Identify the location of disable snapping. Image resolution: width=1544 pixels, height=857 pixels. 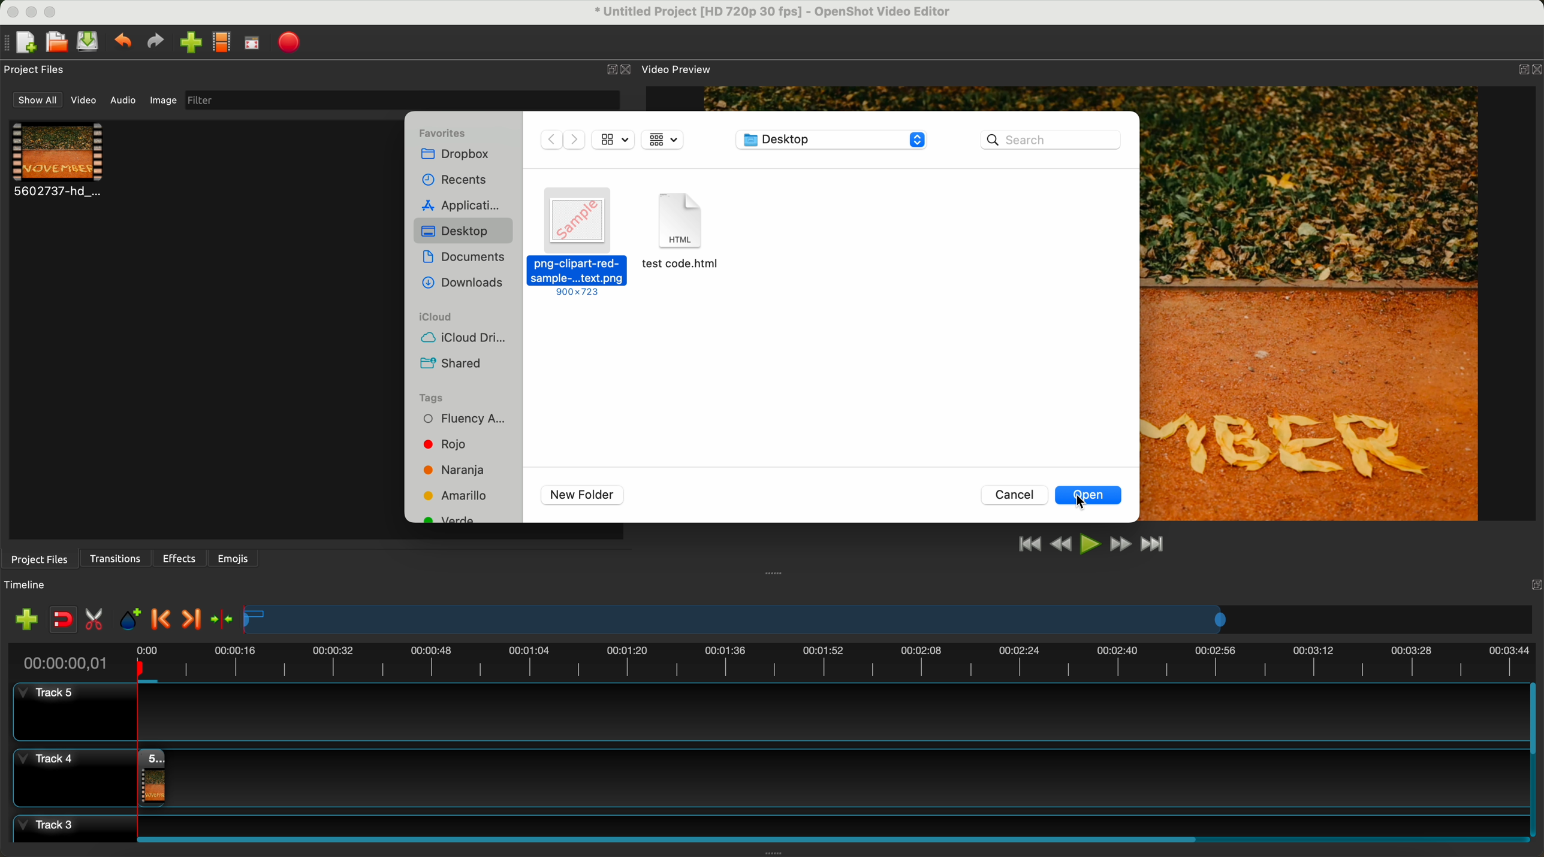
(64, 620).